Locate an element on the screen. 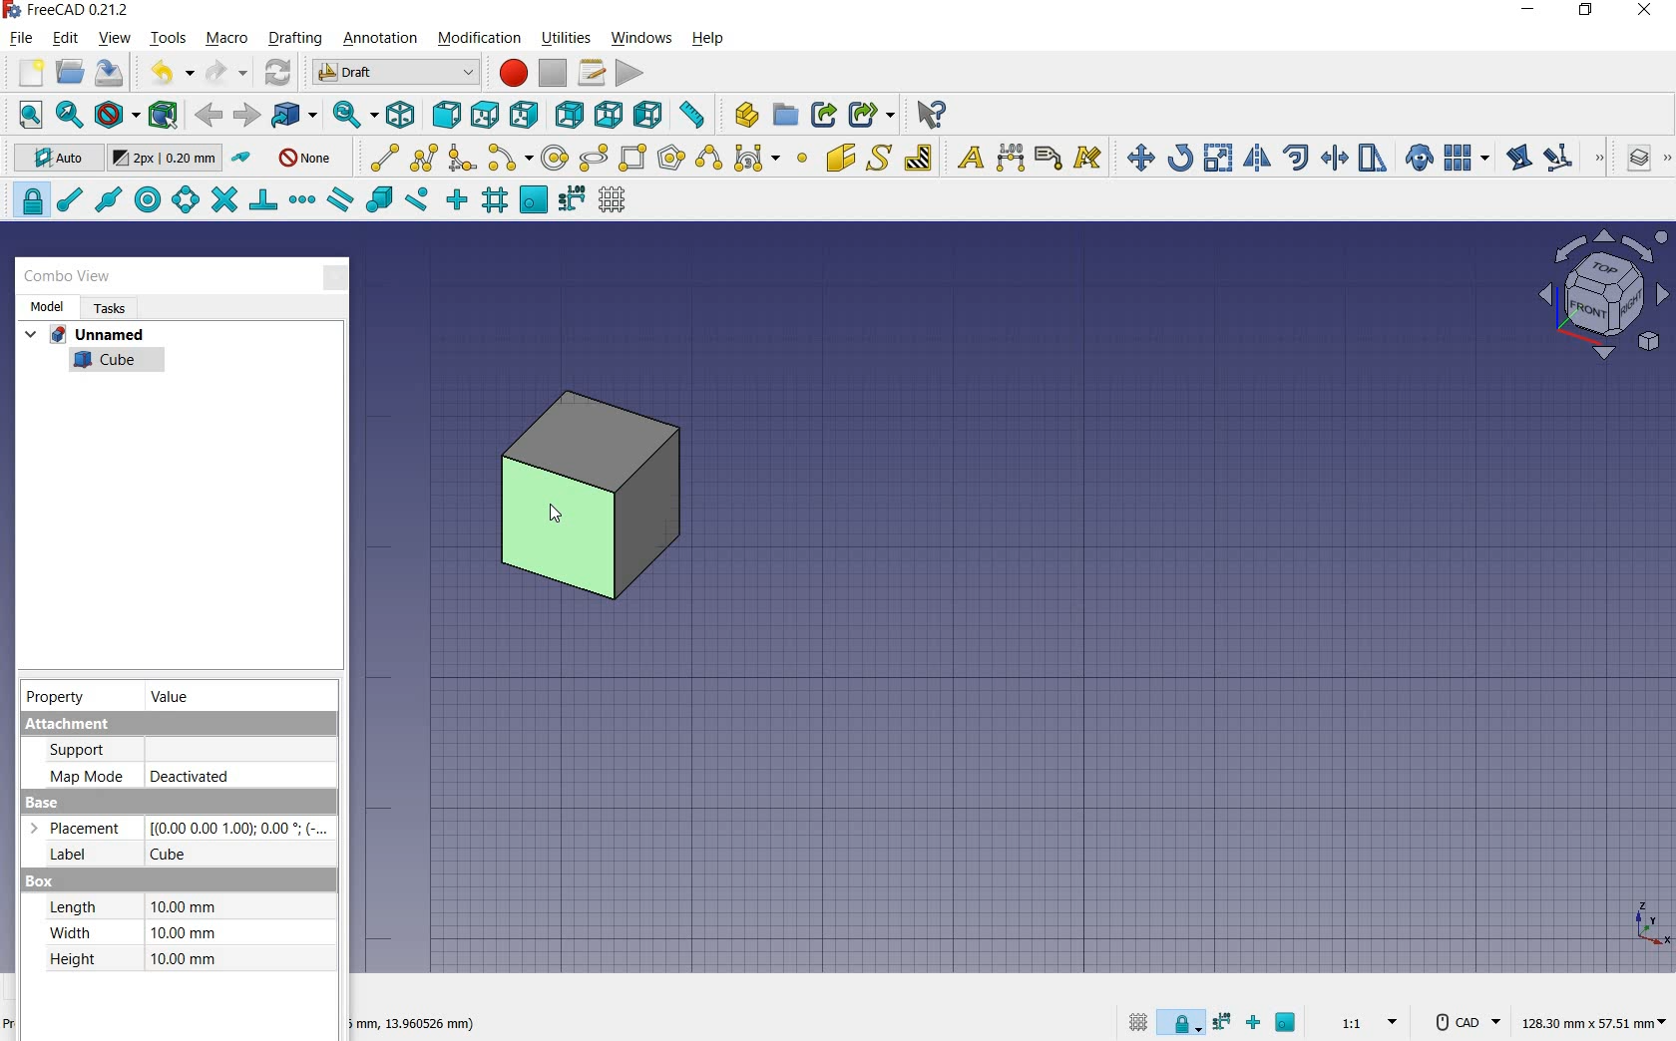 This screenshot has width=1676, height=1041. draft modification tools is located at coordinates (1601, 160).